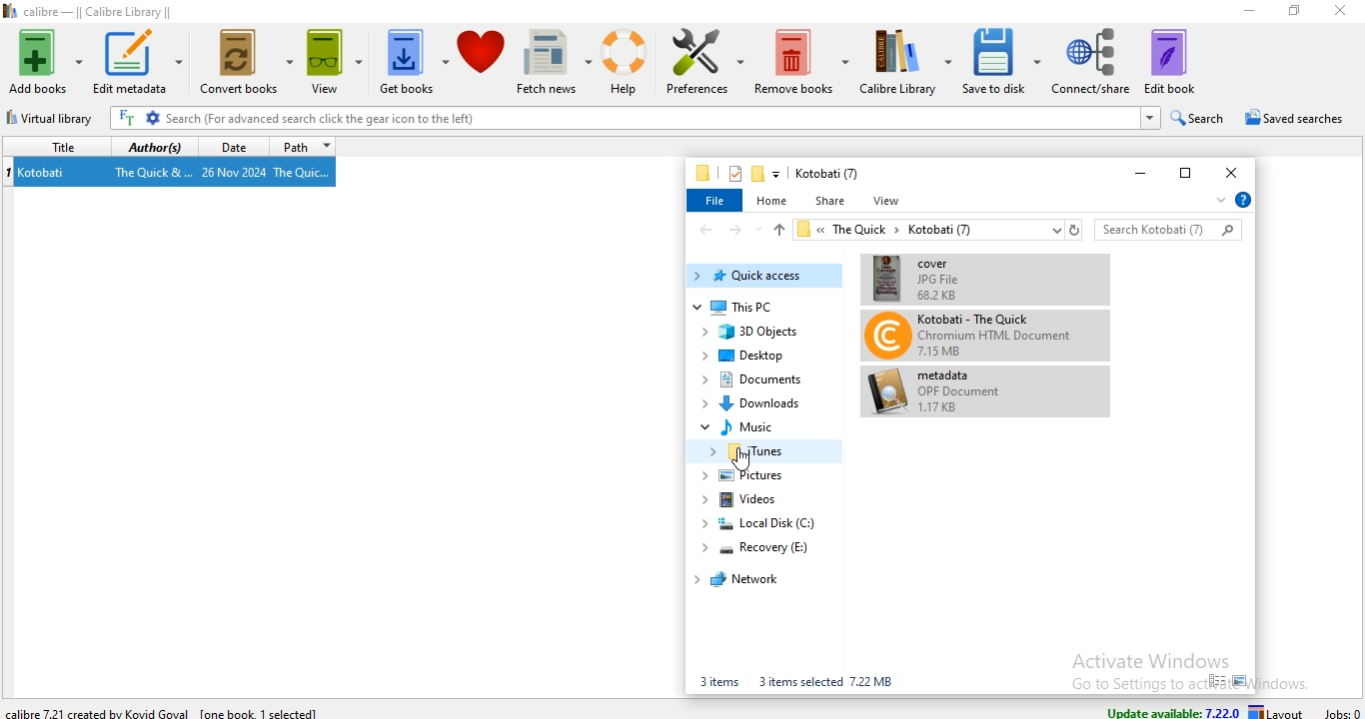 The width and height of the screenshot is (1365, 719). What do you see at coordinates (1292, 118) in the screenshot?
I see ` saved searches` at bounding box center [1292, 118].